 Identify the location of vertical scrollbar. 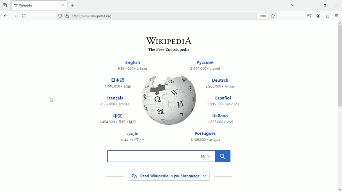
(339, 66).